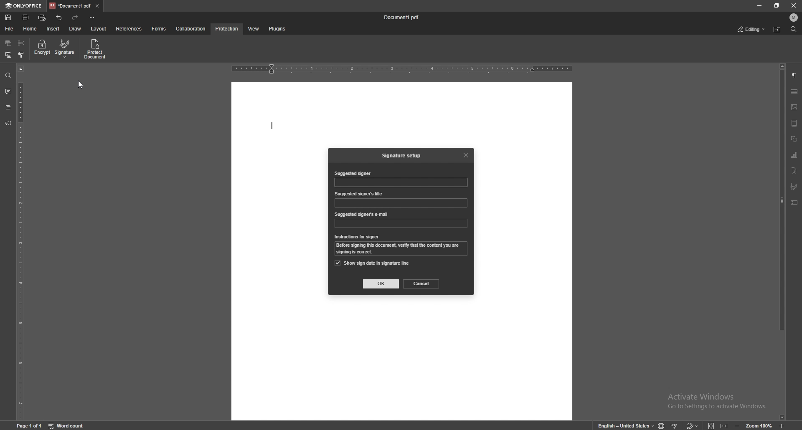  What do you see at coordinates (160, 29) in the screenshot?
I see `forms` at bounding box center [160, 29].